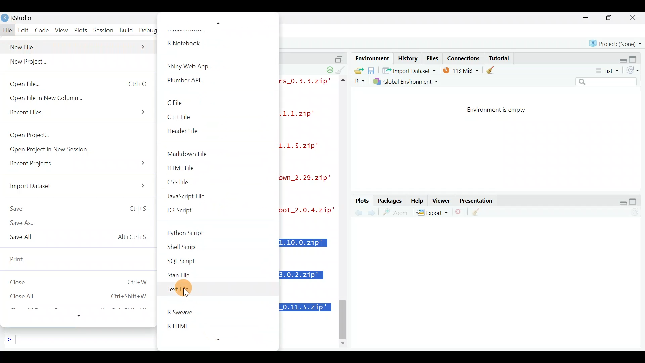 Image resolution: width=645 pixels, height=363 pixels. What do you see at coordinates (408, 58) in the screenshot?
I see `History` at bounding box center [408, 58].